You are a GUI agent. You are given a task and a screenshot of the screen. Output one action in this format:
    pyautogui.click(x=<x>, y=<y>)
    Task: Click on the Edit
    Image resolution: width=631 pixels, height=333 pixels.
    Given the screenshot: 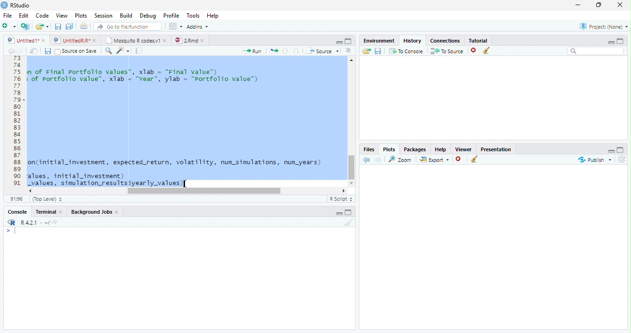 What is the action you would take?
    pyautogui.click(x=23, y=15)
    